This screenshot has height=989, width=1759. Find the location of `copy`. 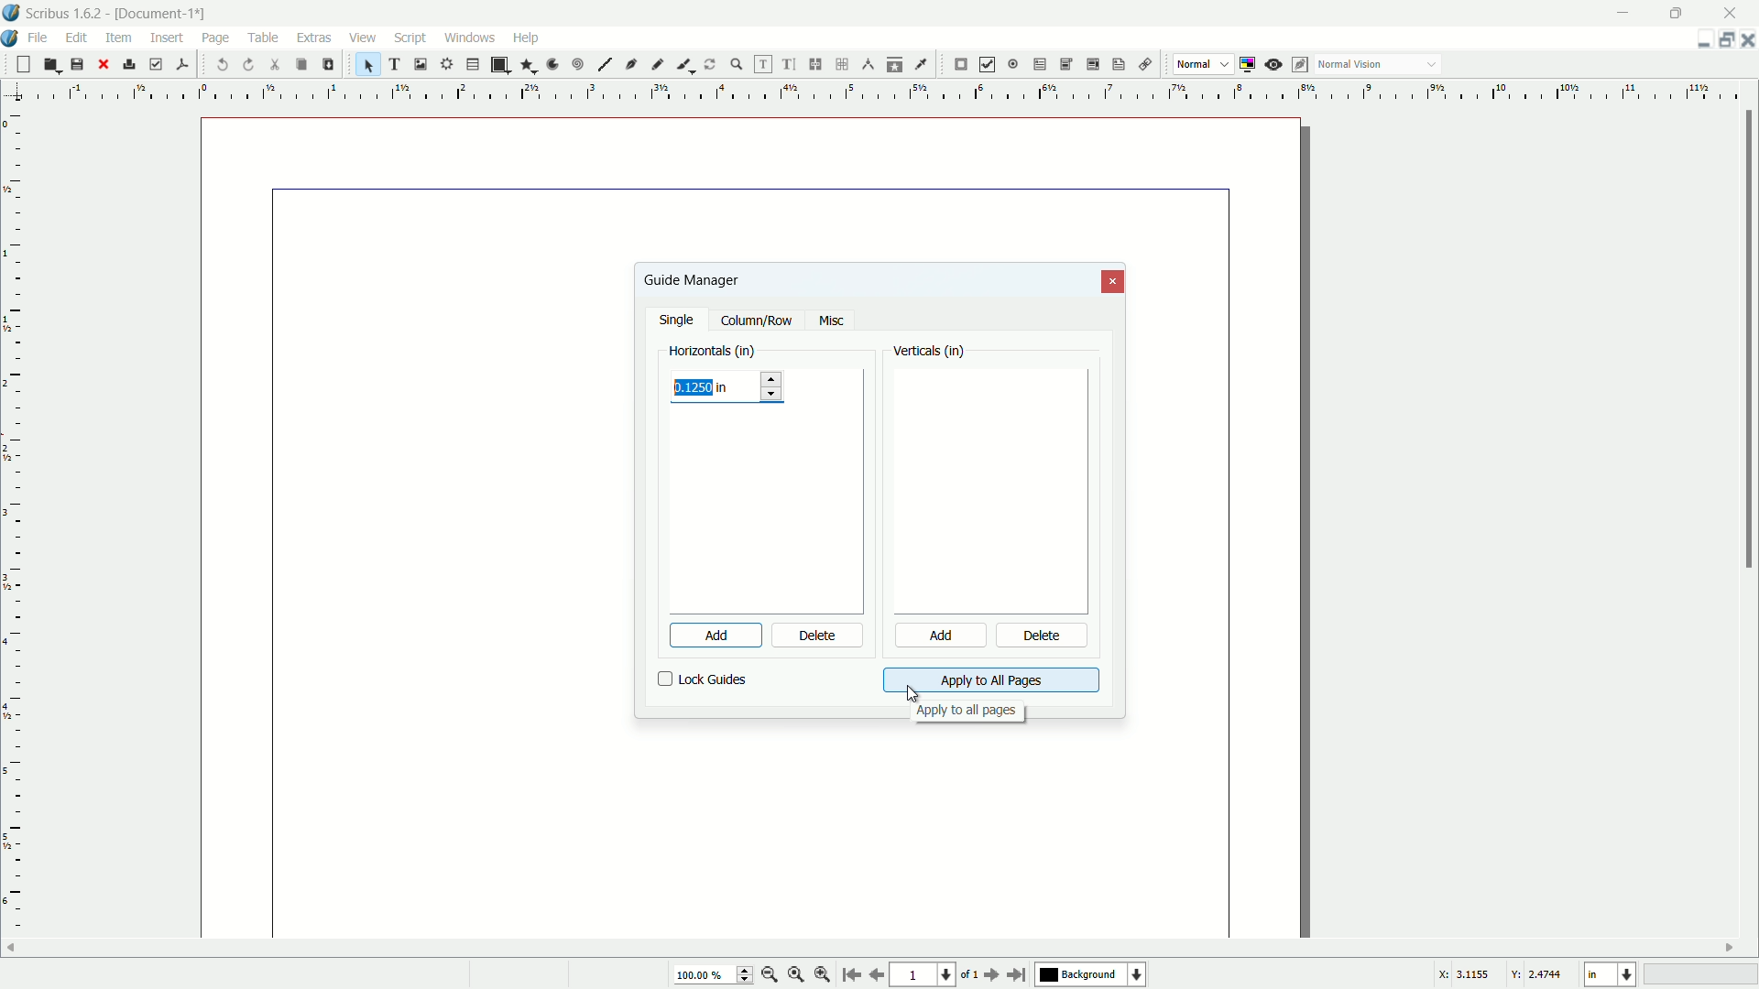

copy is located at coordinates (300, 65).